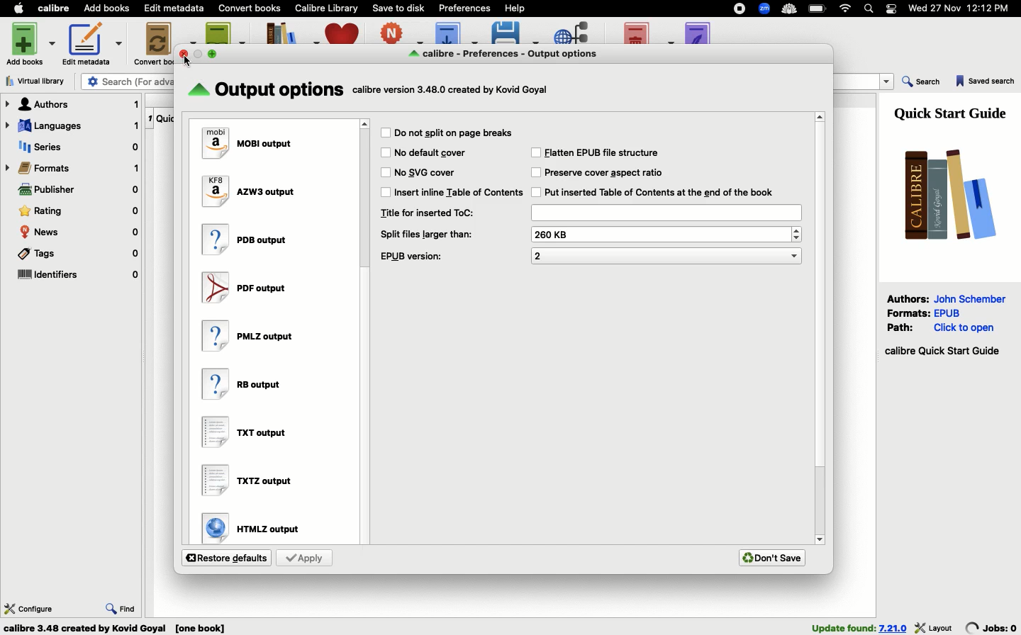  What do you see at coordinates (820, 325) in the screenshot?
I see `Scroll` at bounding box center [820, 325].